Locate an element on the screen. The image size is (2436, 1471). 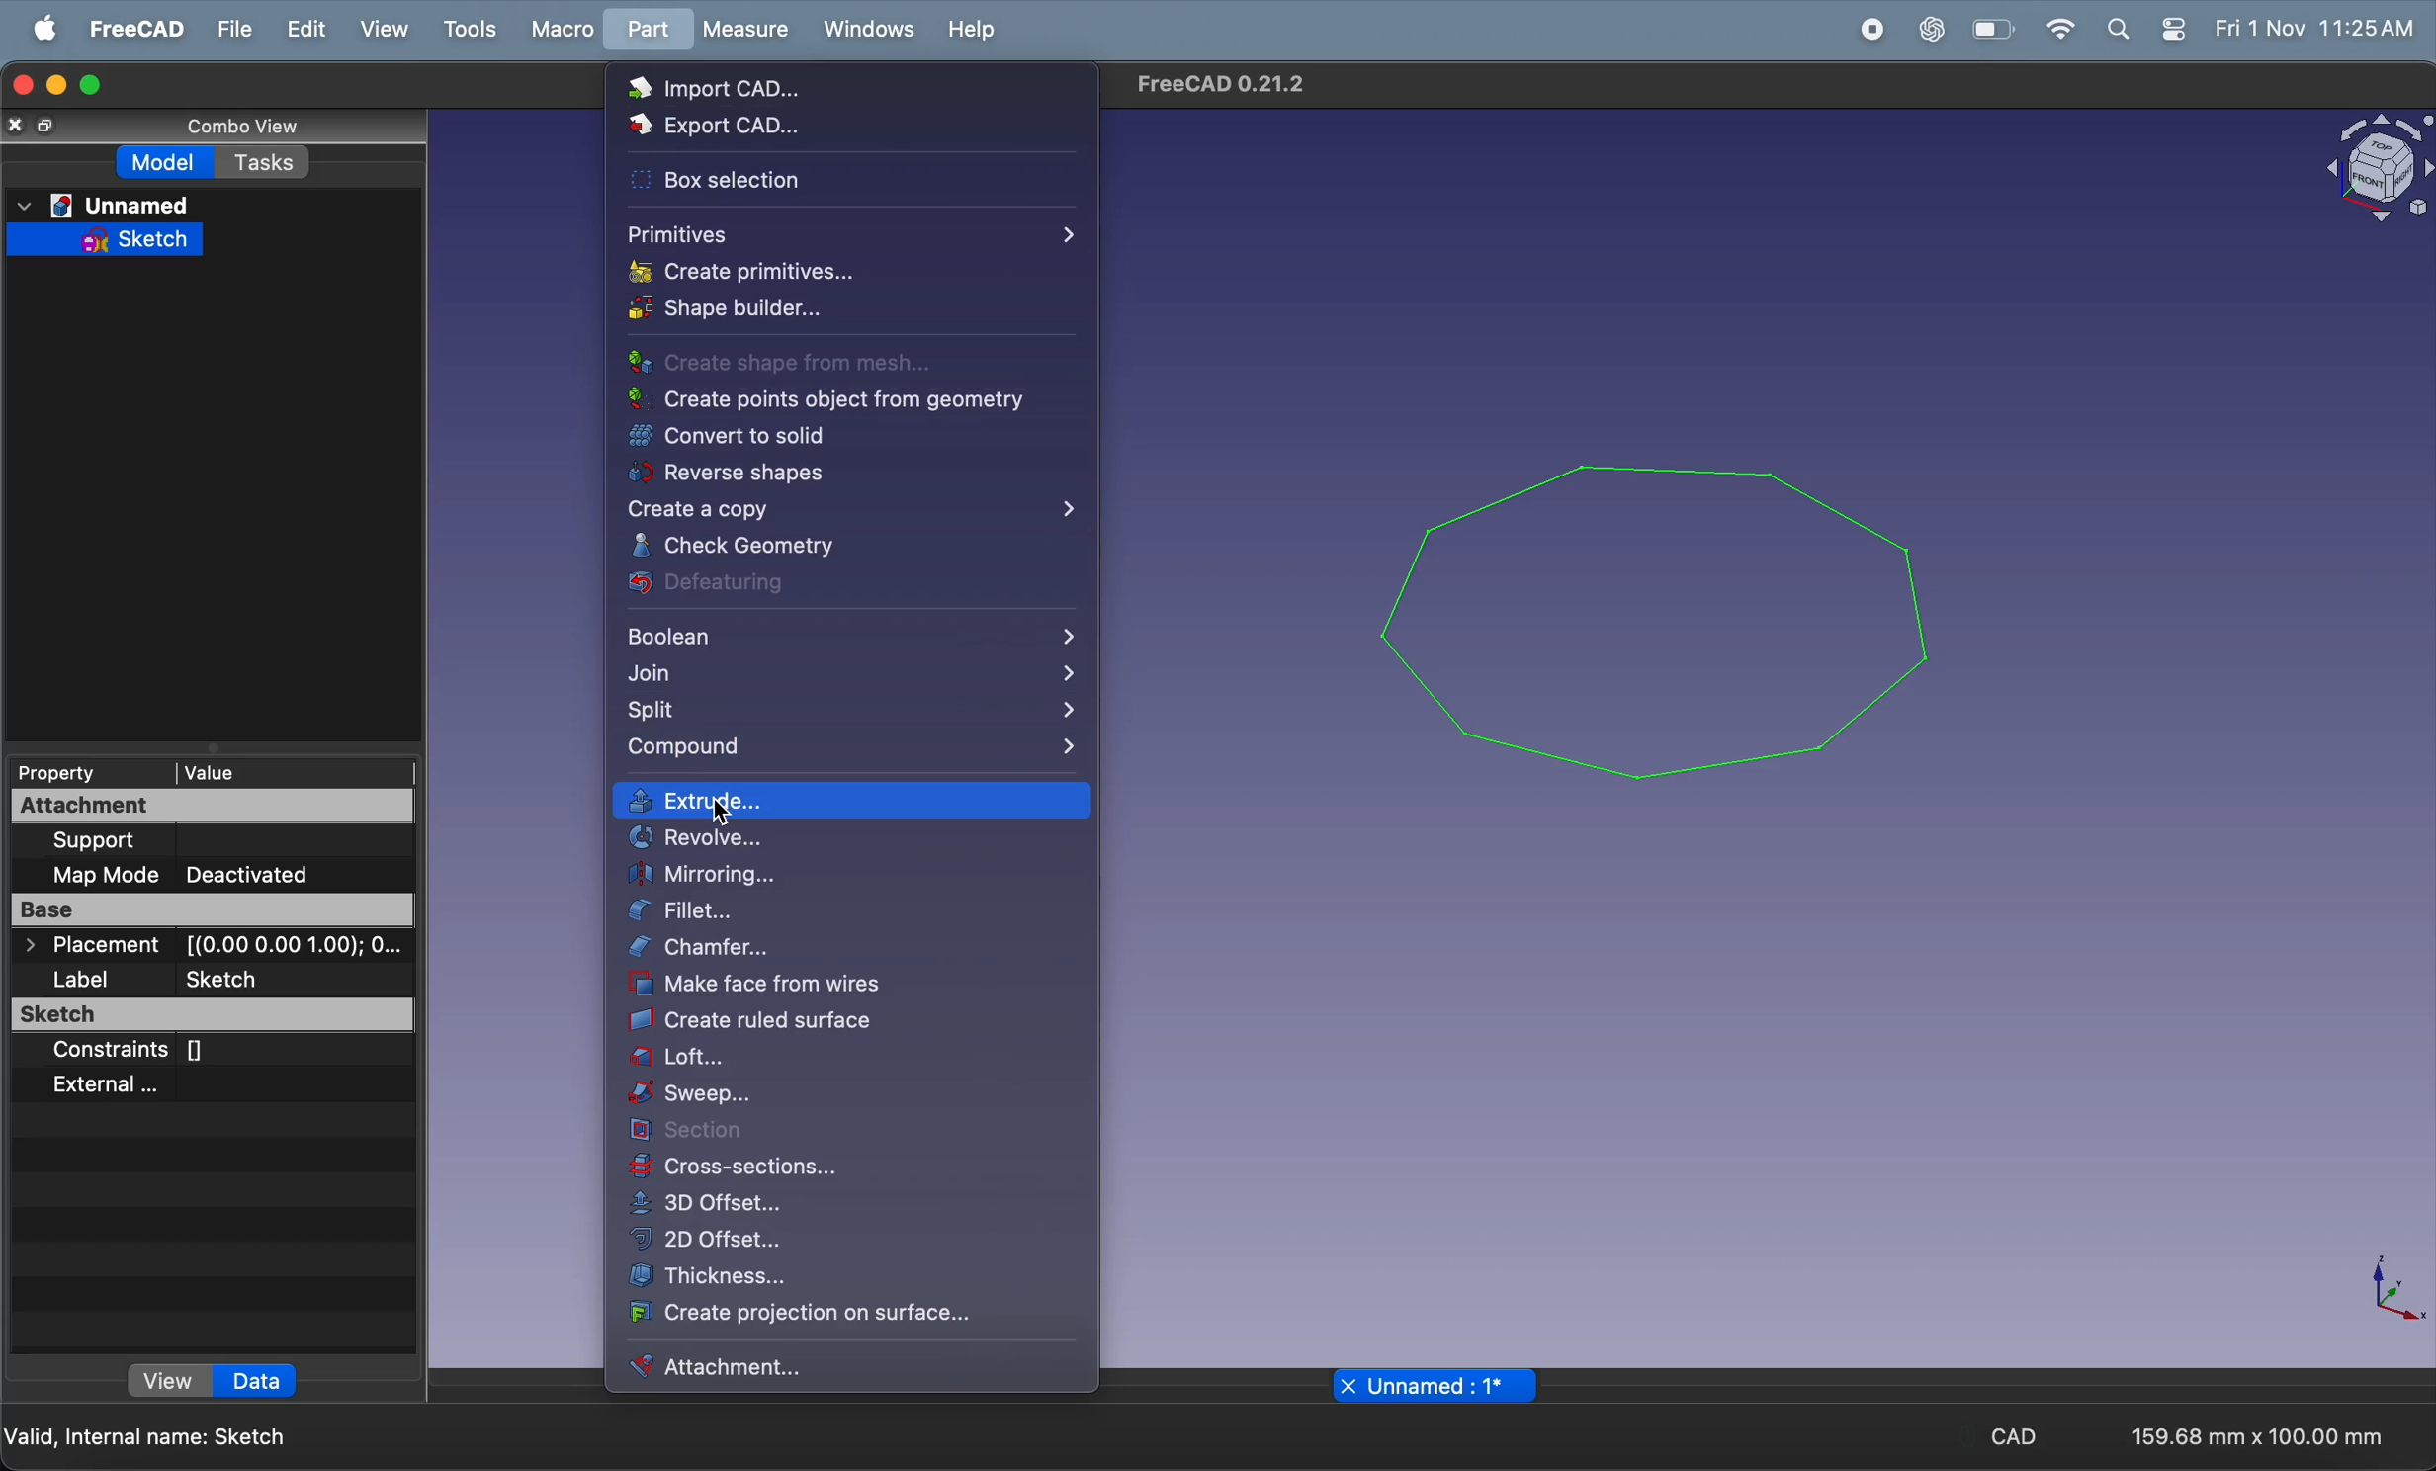
section is located at coordinates (848, 1135).